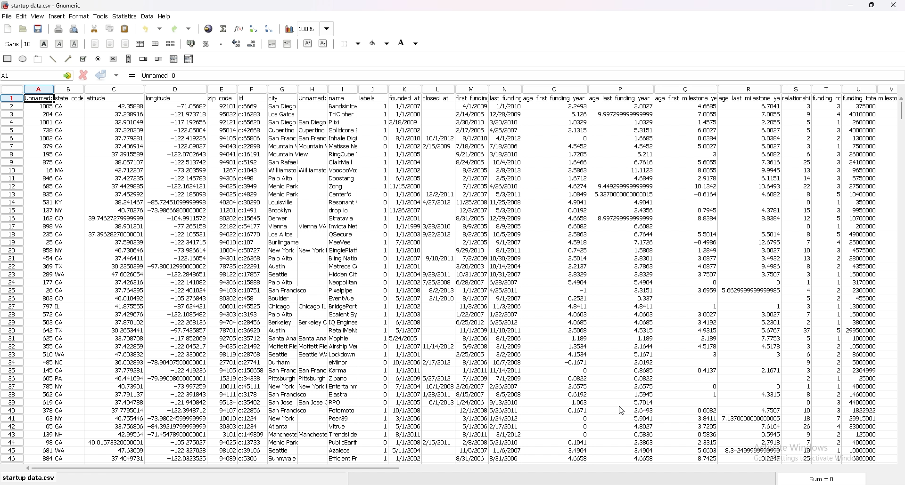 The width and height of the screenshot is (905, 485). What do you see at coordinates (437, 276) in the screenshot?
I see `data` at bounding box center [437, 276].